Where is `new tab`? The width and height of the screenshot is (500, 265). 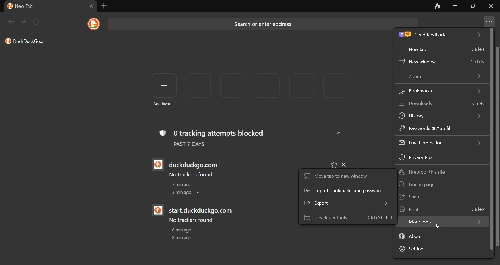
new tab is located at coordinates (103, 7).